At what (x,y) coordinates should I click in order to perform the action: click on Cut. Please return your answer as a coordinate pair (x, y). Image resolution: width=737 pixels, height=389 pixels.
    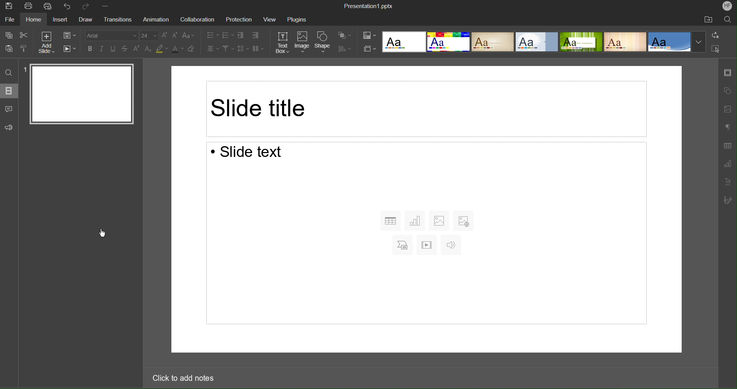
    Looking at the image, I should click on (25, 35).